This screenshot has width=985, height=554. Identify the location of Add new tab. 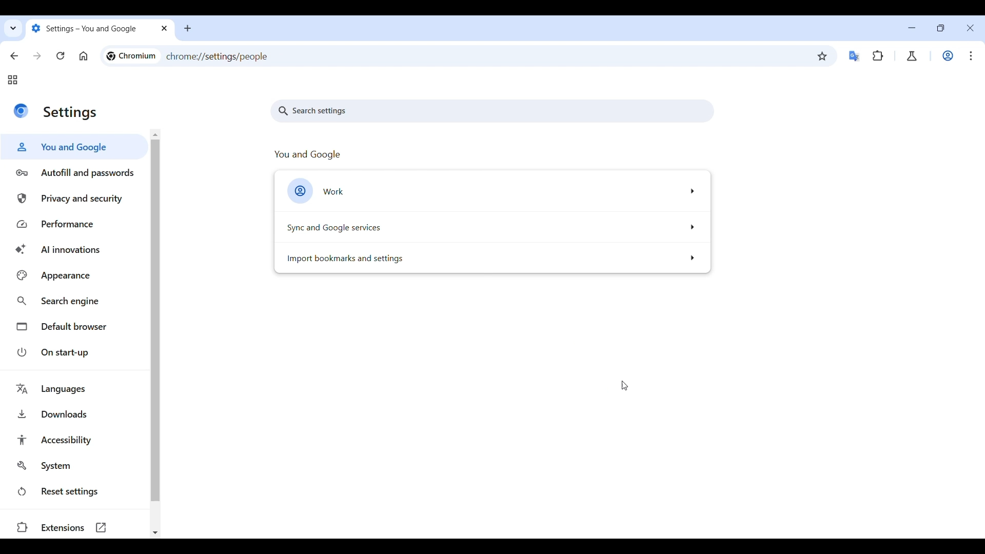
(188, 28).